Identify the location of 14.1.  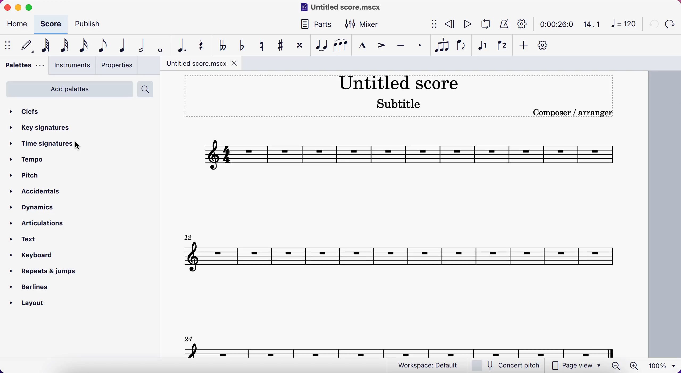
(589, 24).